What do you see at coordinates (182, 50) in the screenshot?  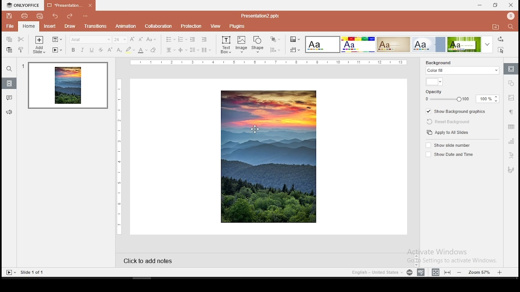 I see `vertical alignment` at bounding box center [182, 50].